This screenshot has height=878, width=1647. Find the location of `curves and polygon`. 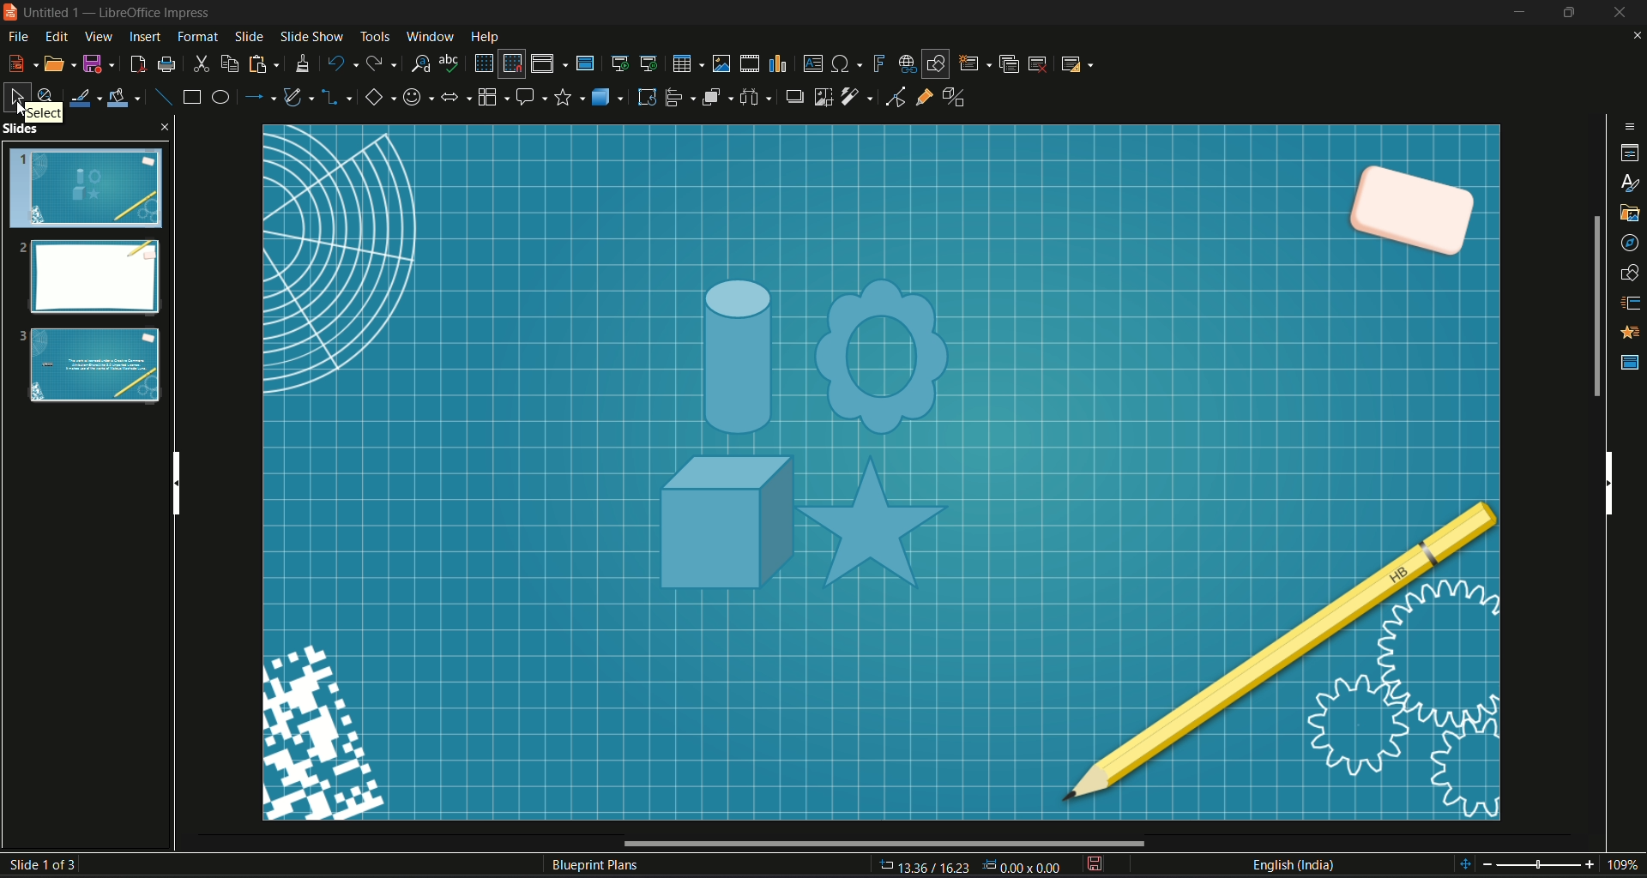

curves and polygon is located at coordinates (300, 98).